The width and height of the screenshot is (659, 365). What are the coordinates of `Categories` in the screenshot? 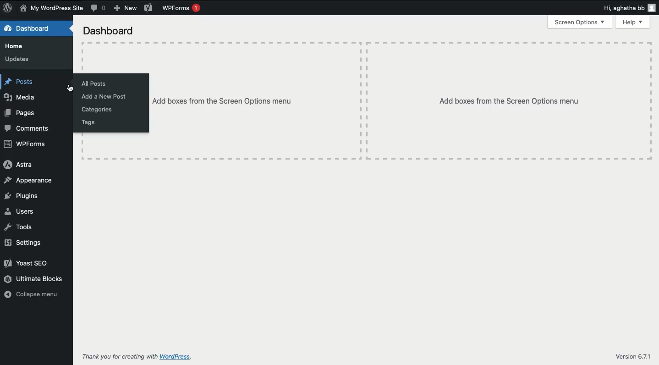 It's located at (101, 110).